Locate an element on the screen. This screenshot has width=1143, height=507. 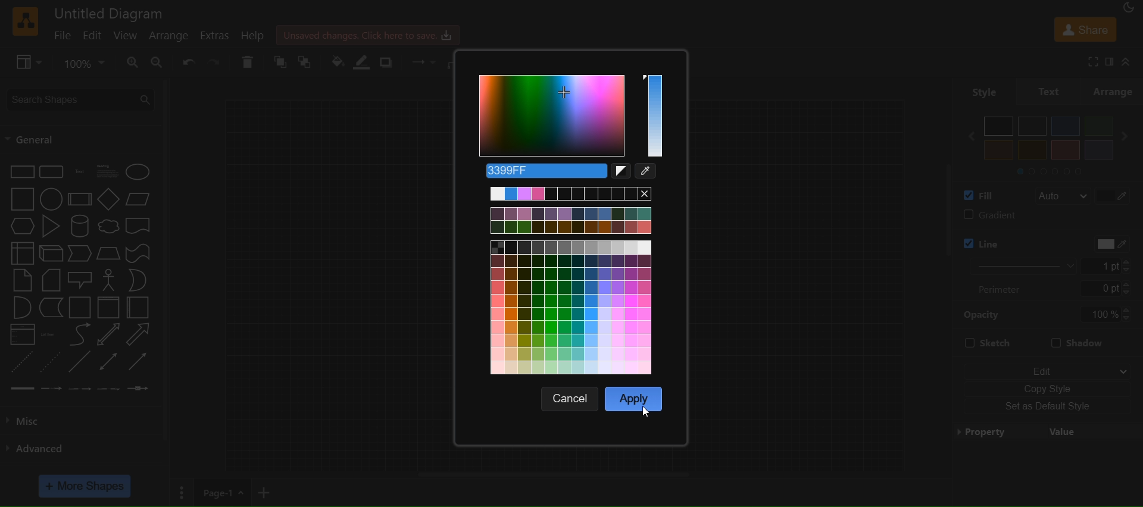
horizontal container is located at coordinates (138, 308).